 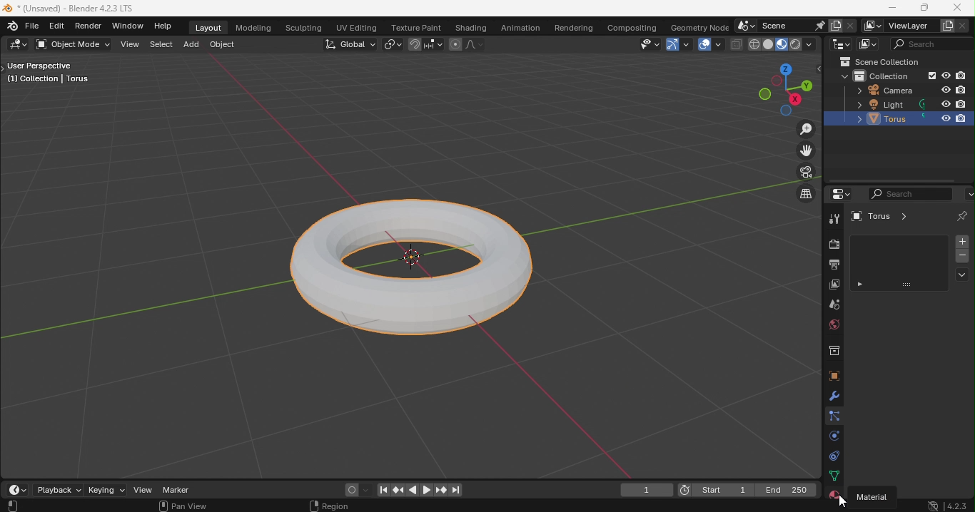 What do you see at coordinates (868, 119) in the screenshot?
I see `Torus` at bounding box center [868, 119].